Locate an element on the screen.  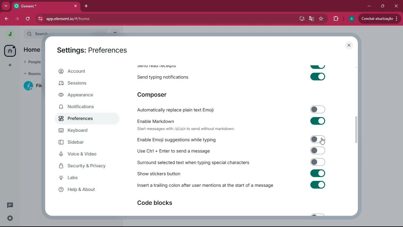
url is located at coordinates (89, 19).